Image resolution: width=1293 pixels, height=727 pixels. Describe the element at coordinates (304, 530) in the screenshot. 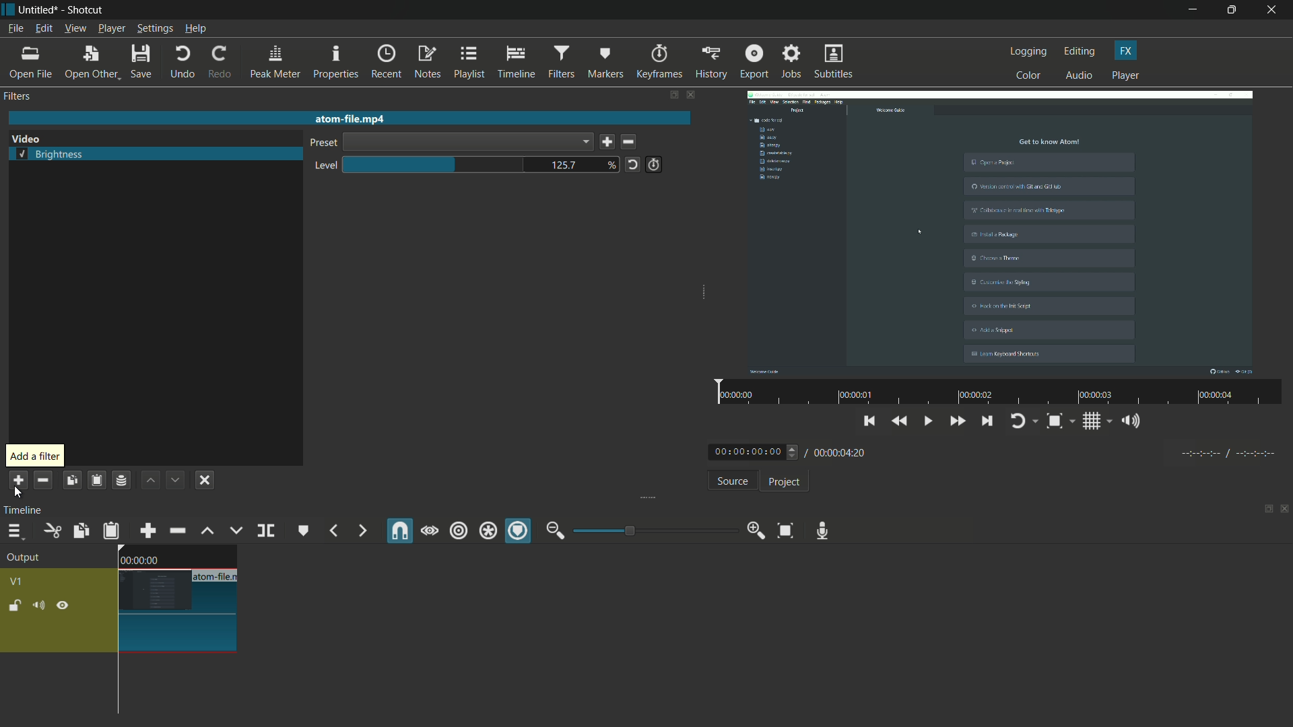

I see `create/edit marker` at that location.